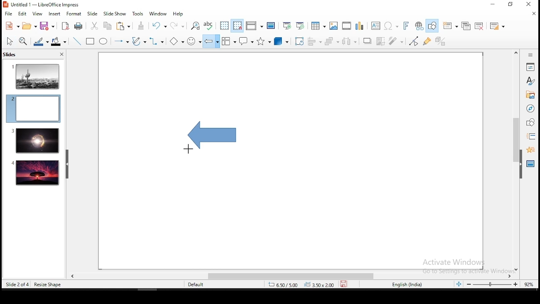  What do you see at coordinates (229, 42) in the screenshot?
I see `flowchart` at bounding box center [229, 42].